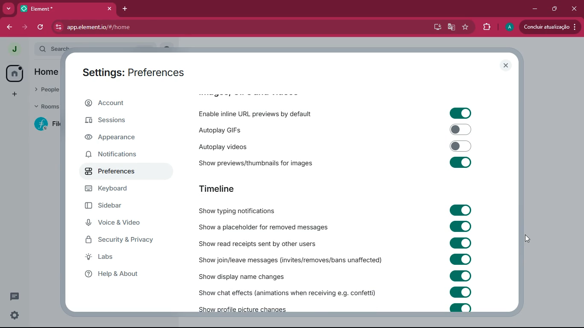 The image size is (584, 328). What do you see at coordinates (116, 259) in the screenshot?
I see `labs` at bounding box center [116, 259].